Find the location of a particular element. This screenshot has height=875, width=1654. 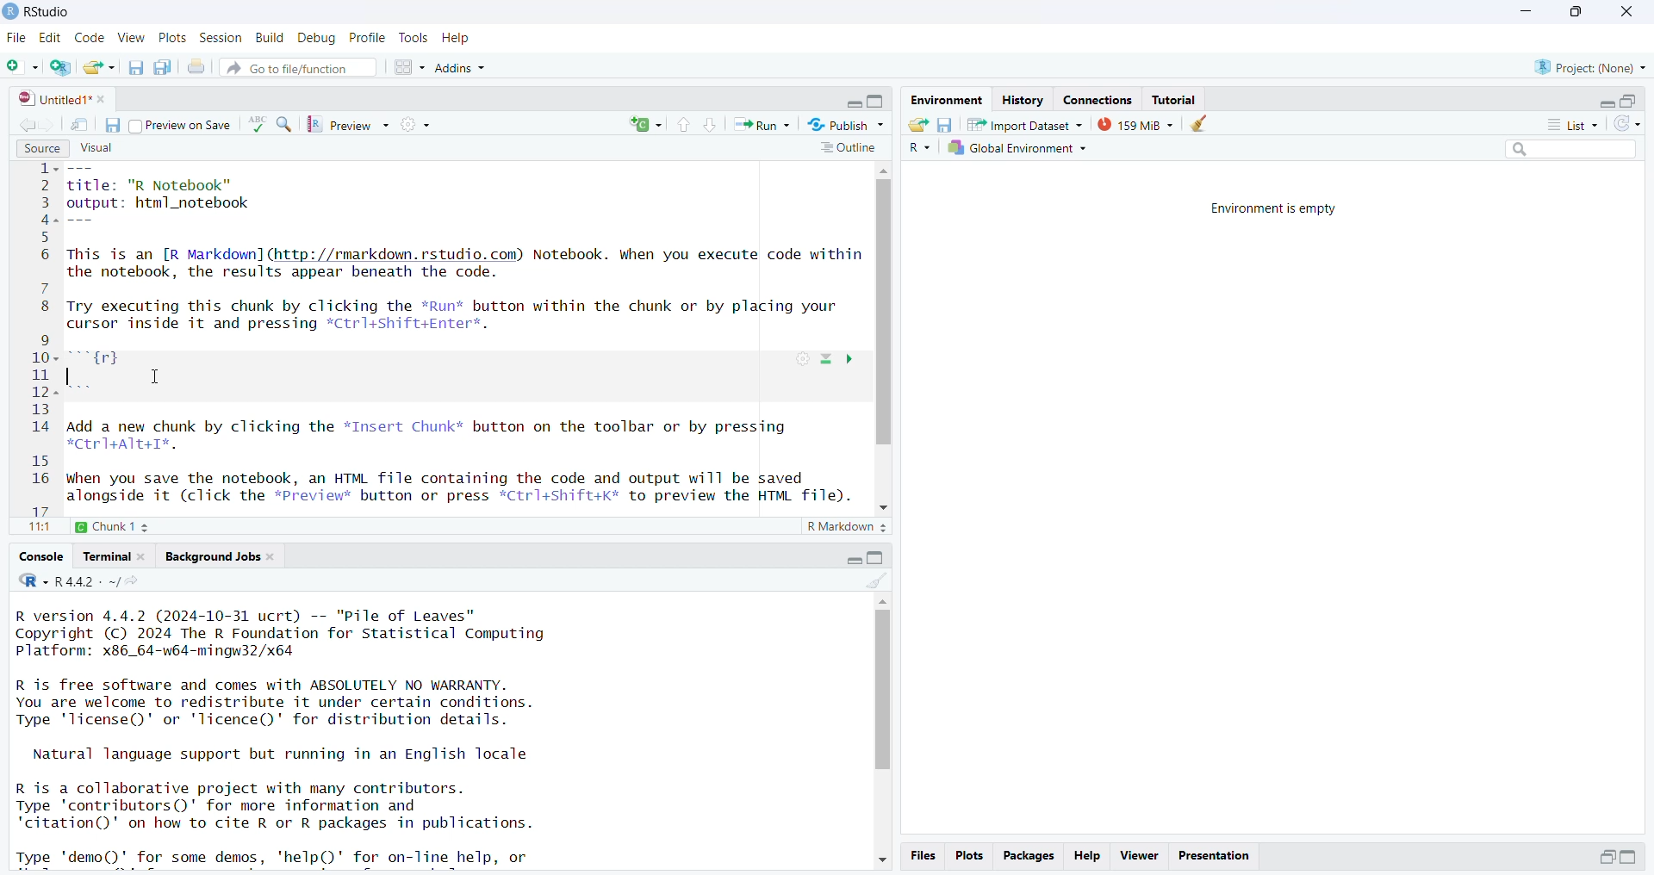

save all open documents is located at coordinates (164, 67).